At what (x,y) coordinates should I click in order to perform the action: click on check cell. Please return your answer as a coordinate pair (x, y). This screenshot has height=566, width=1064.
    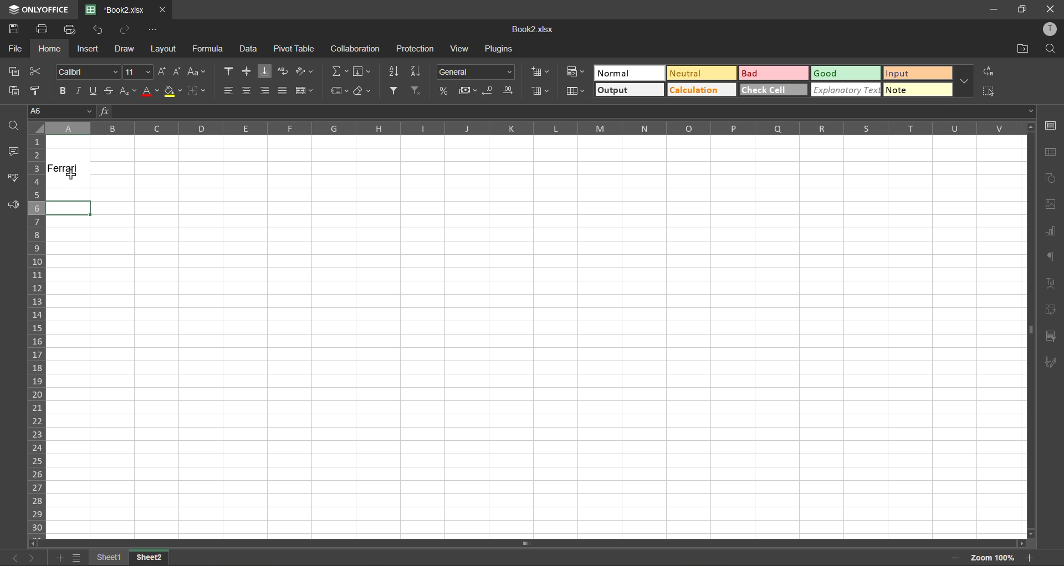
    Looking at the image, I should click on (774, 90).